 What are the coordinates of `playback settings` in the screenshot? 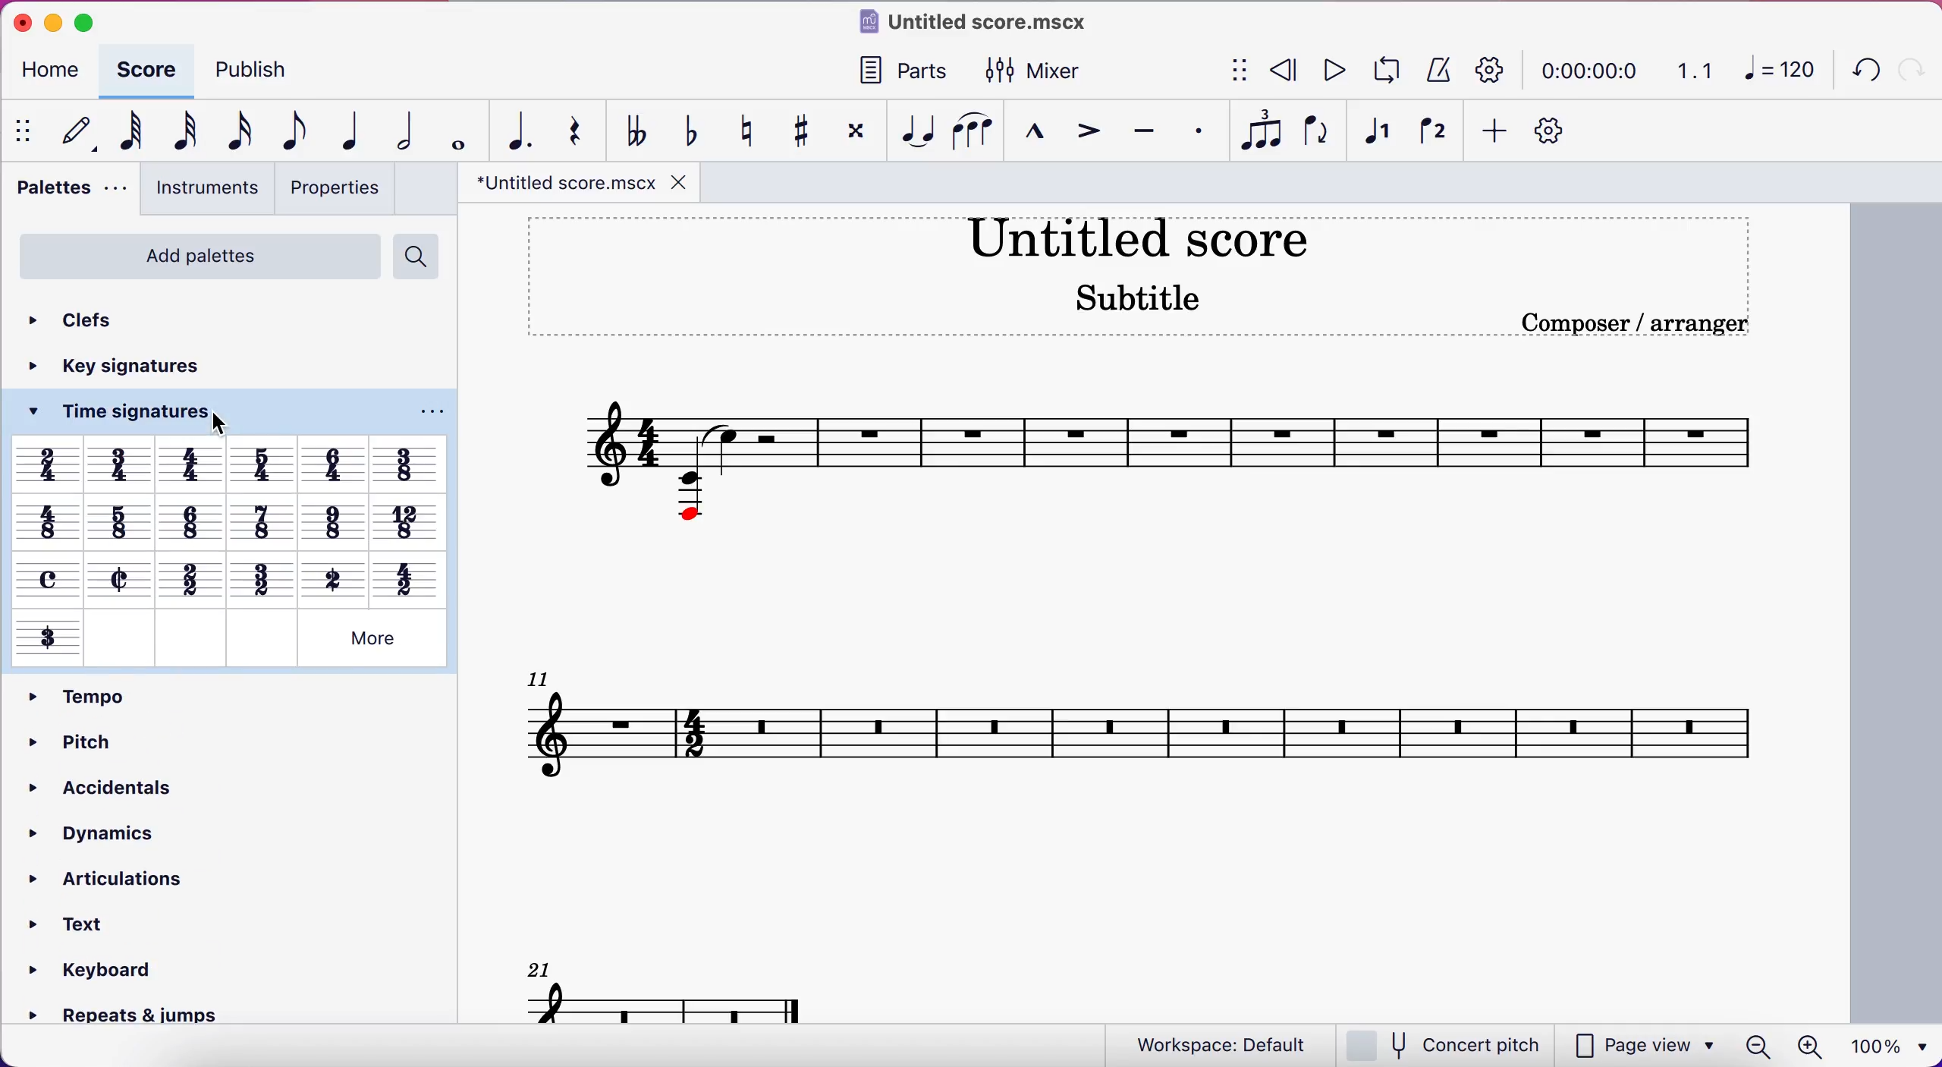 It's located at (1491, 70).